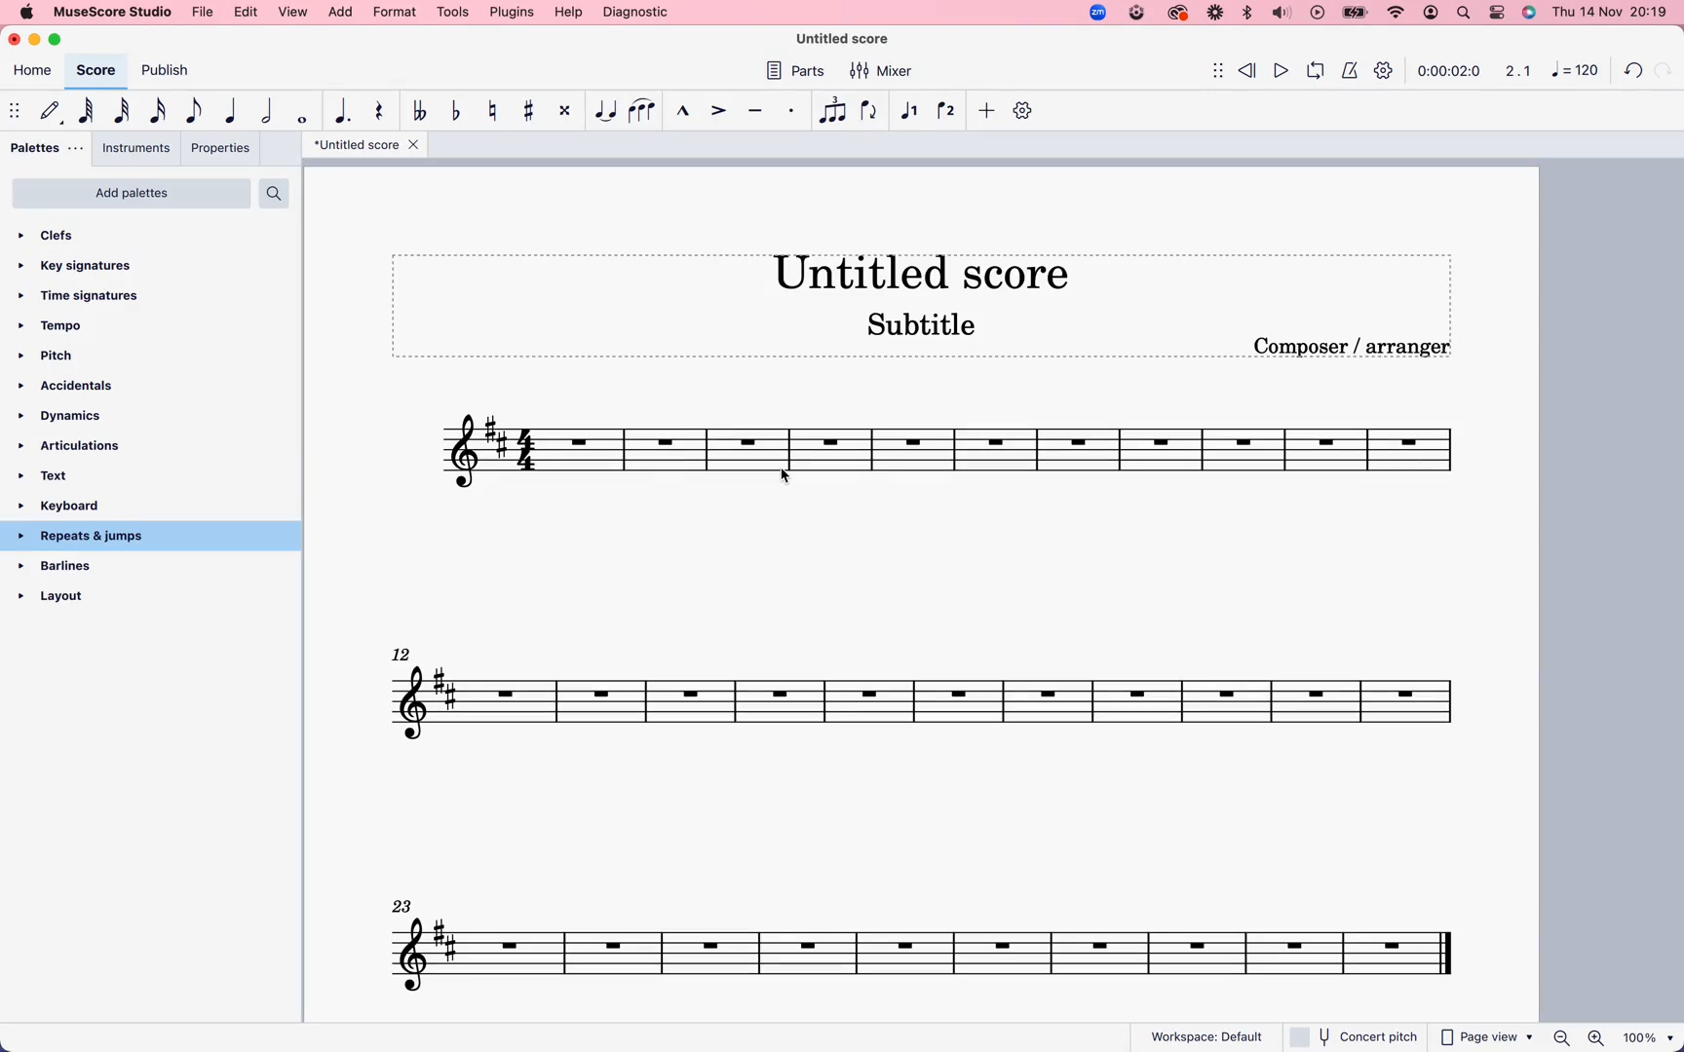  I want to click on concert pitch, so click(1353, 1036).